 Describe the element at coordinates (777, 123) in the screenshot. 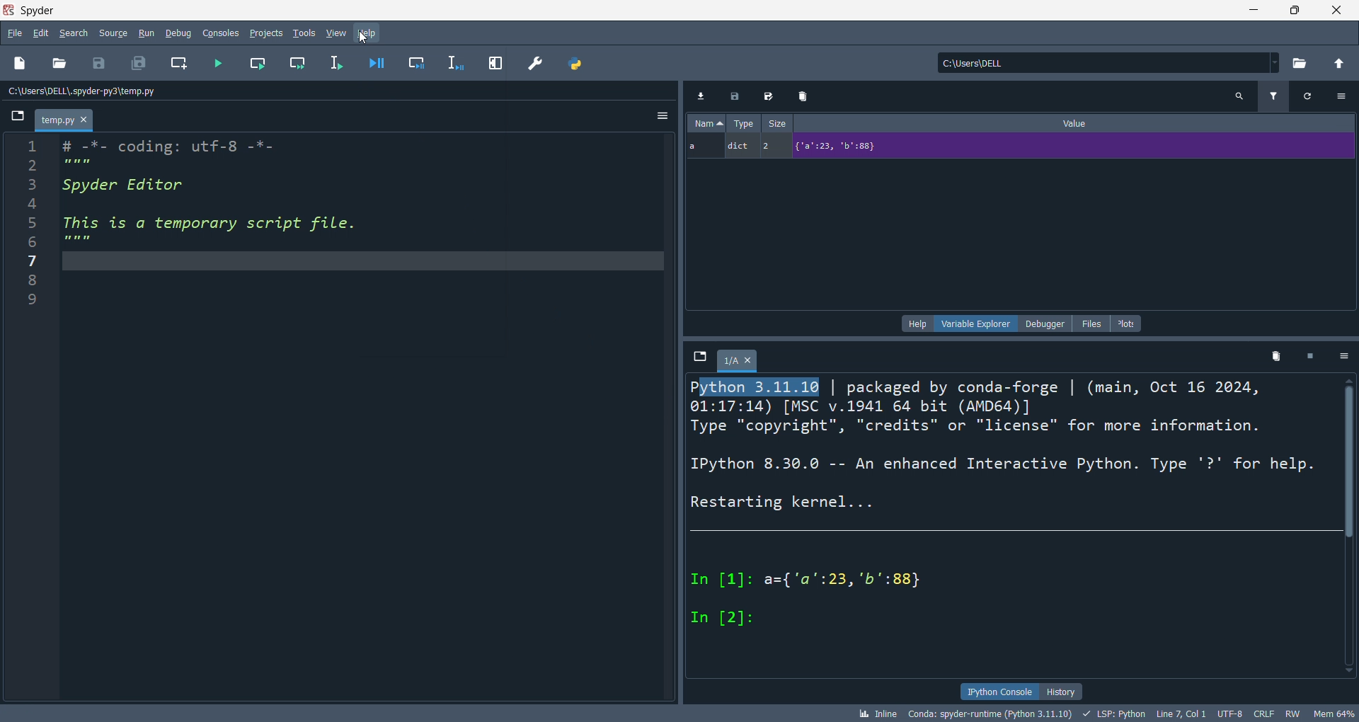

I see `Size` at that location.